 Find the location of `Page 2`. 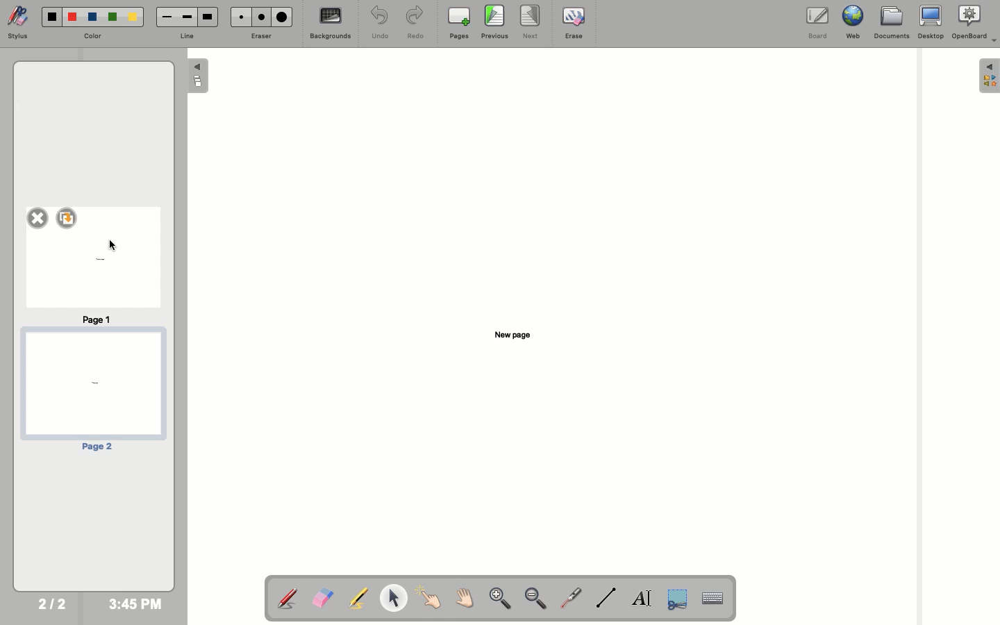

Page 2 is located at coordinates (92, 390).